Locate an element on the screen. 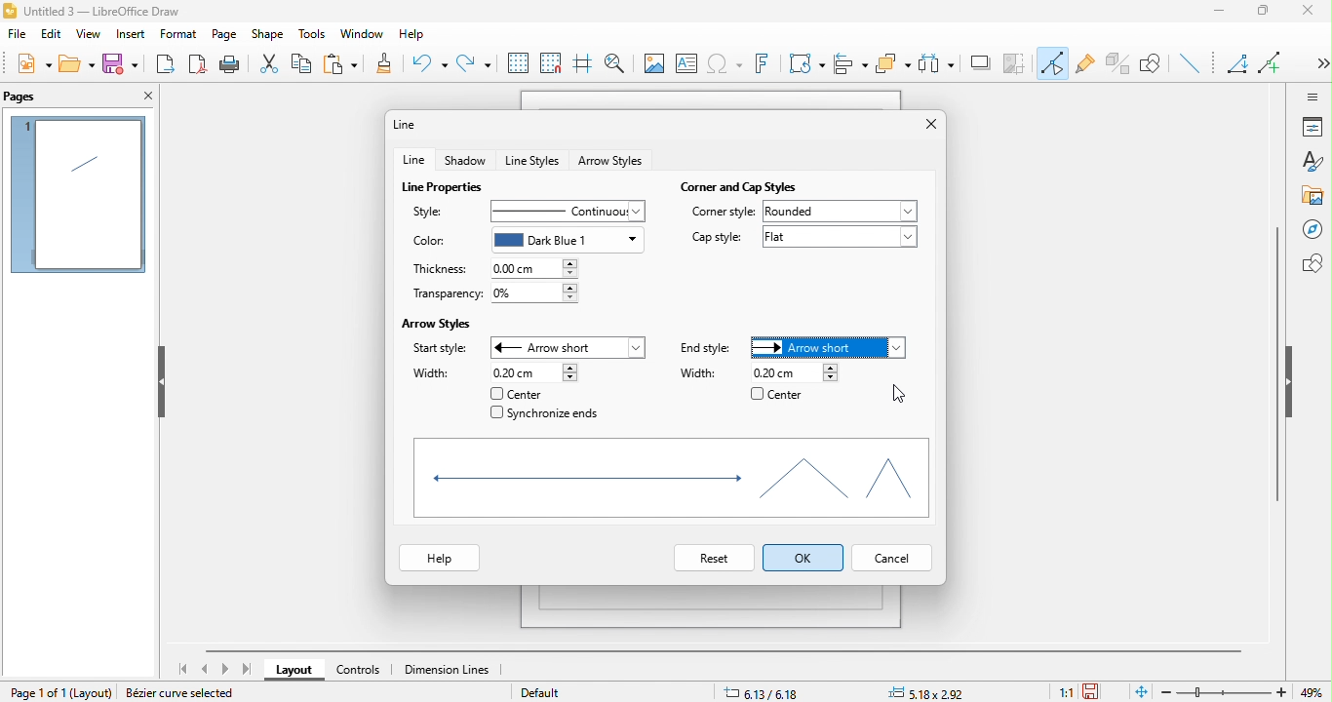  tools is located at coordinates (307, 33).